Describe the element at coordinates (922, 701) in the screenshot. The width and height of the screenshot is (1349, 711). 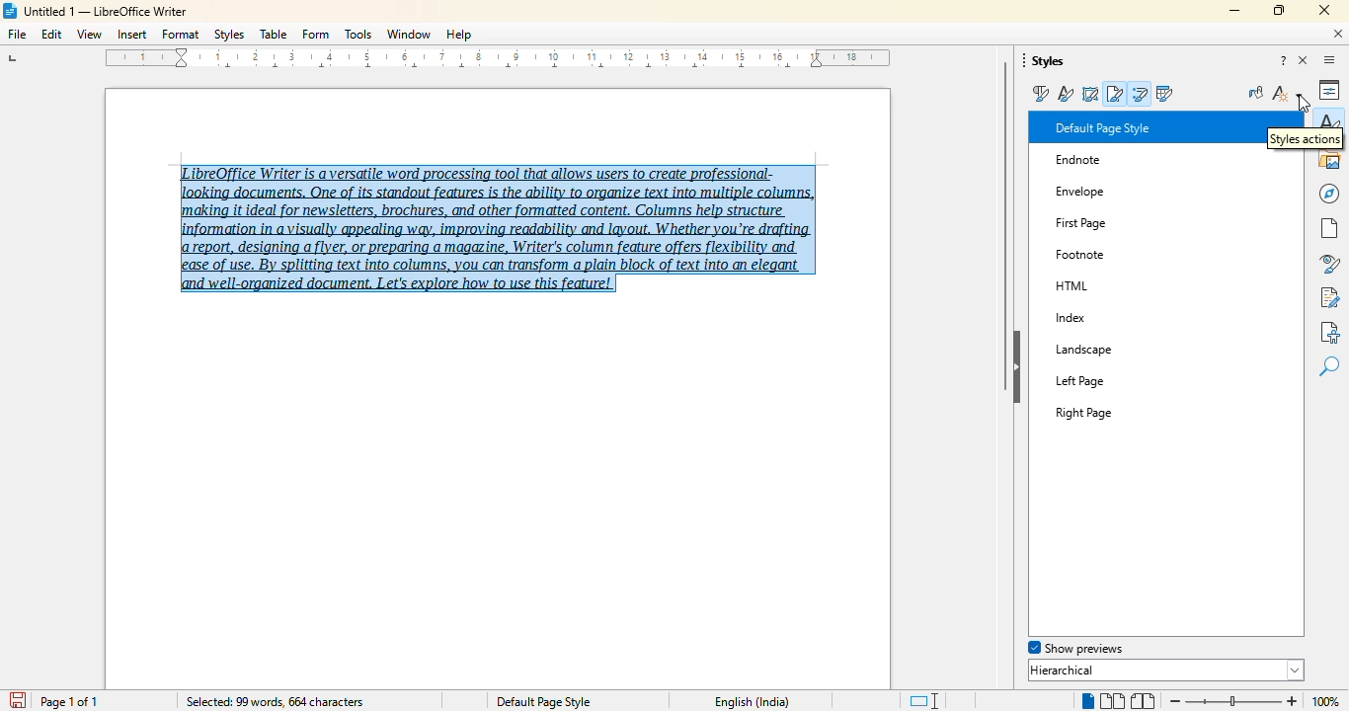
I see `standard selection` at that location.